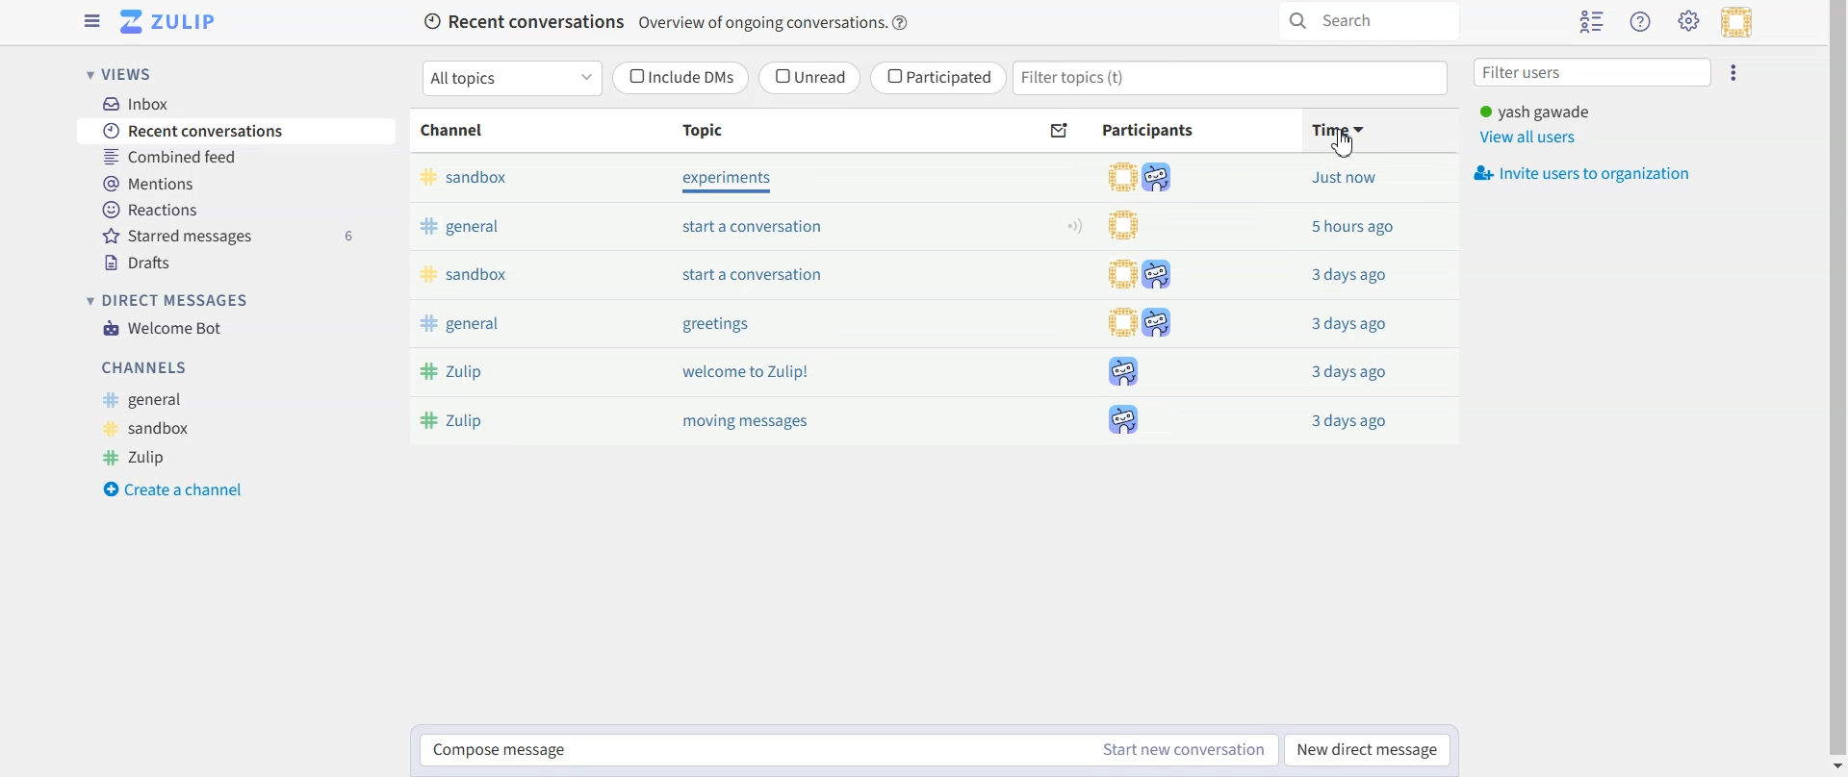 Image resolution: width=1848 pixels, height=777 pixels. Describe the element at coordinates (1354, 275) in the screenshot. I see `3daysago` at that location.